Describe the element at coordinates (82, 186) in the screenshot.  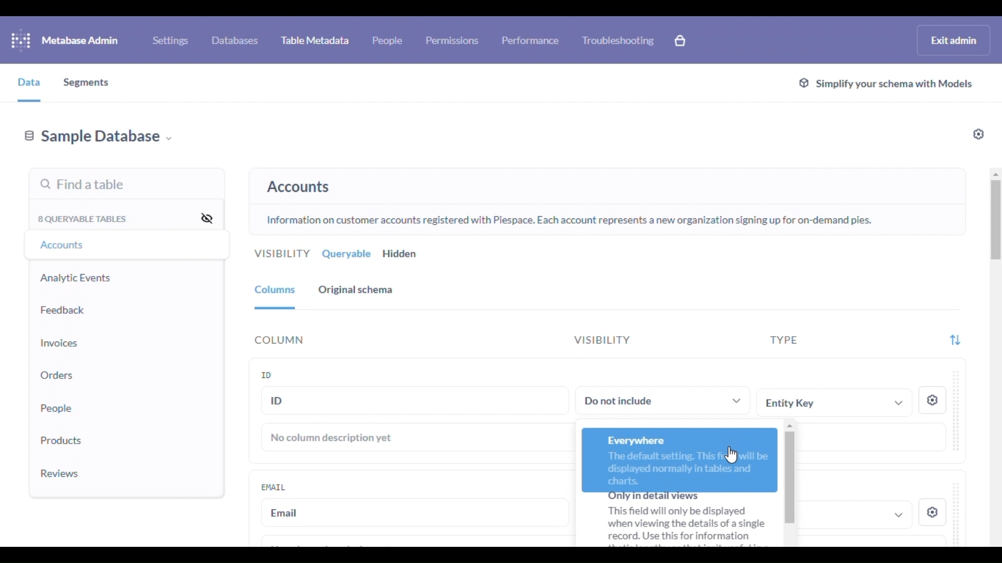
I see `find a table` at that location.